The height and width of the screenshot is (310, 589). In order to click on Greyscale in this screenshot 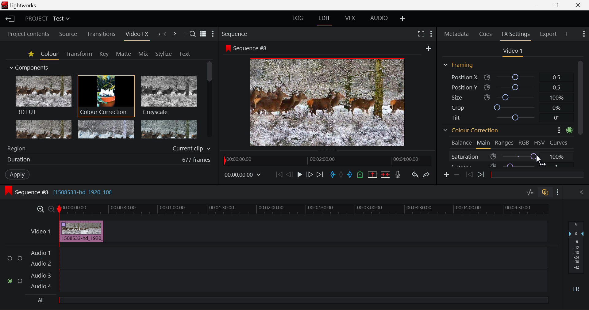, I will do `click(168, 96)`.